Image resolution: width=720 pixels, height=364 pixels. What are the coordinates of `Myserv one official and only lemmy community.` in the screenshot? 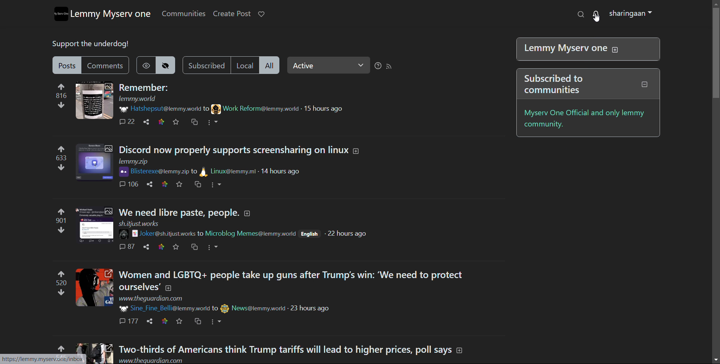 It's located at (584, 119).